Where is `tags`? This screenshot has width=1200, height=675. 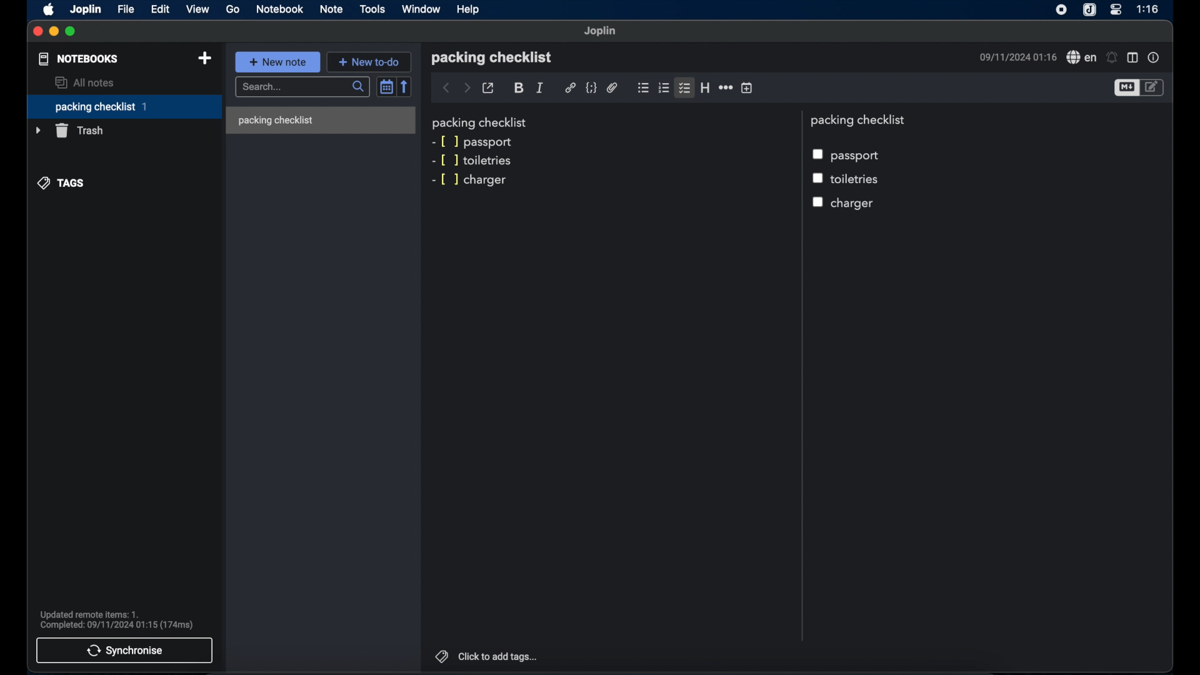 tags is located at coordinates (61, 184).